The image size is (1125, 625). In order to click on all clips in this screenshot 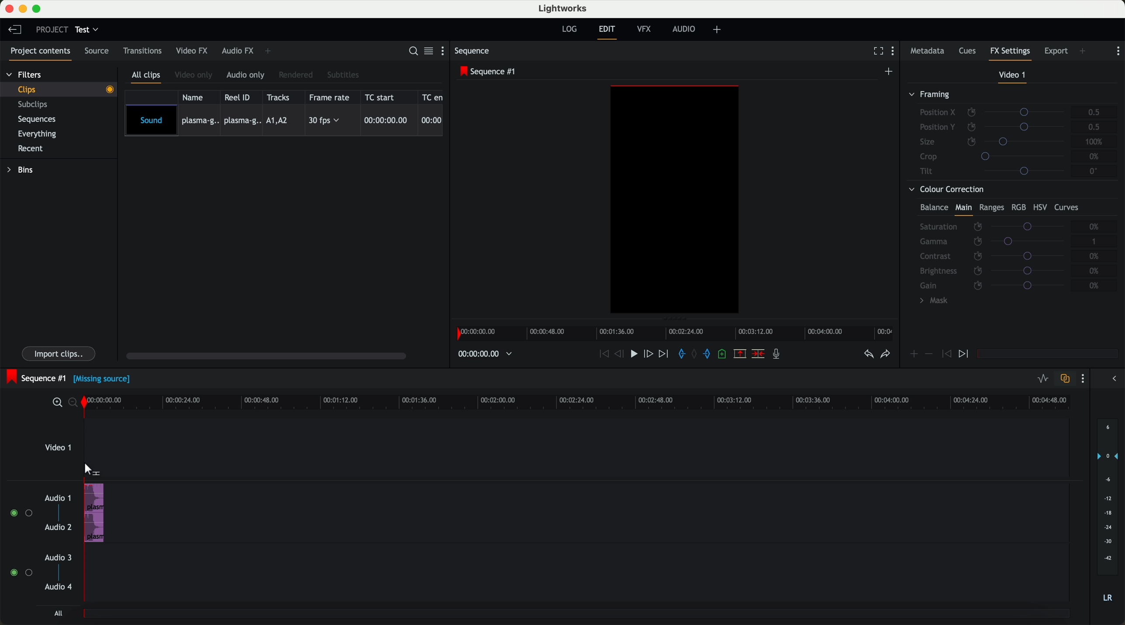, I will do `click(148, 76)`.